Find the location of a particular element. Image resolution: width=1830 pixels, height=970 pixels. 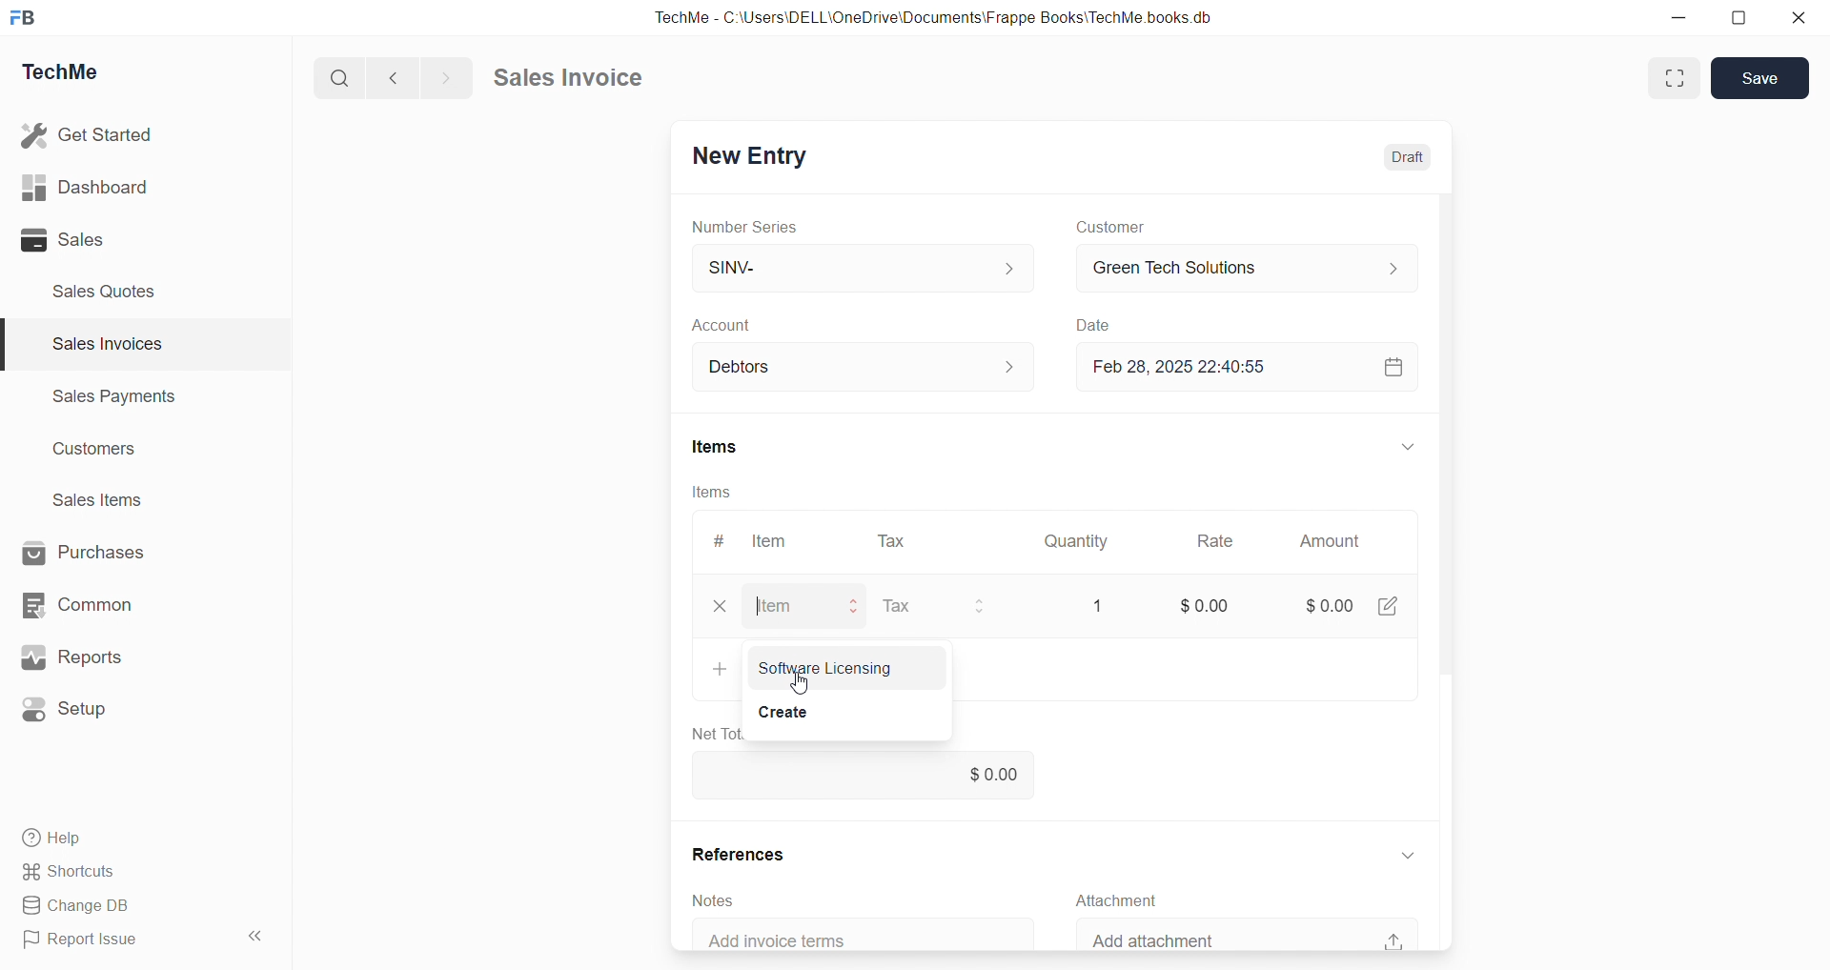

back is located at coordinates (389, 77).